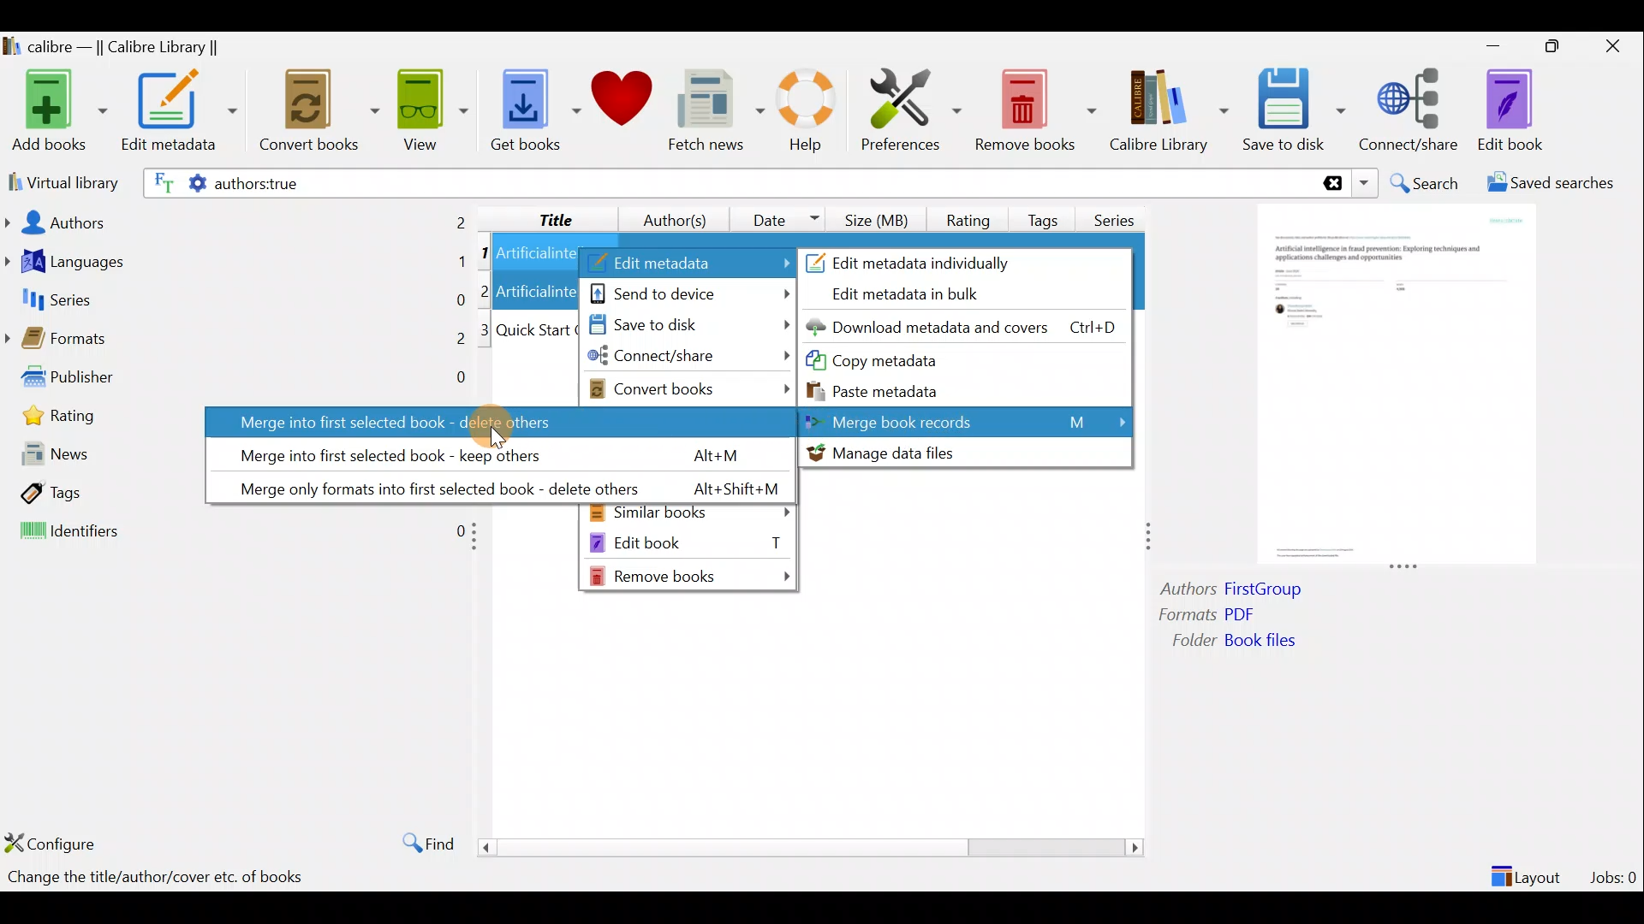 The image size is (1644, 924). What do you see at coordinates (667, 216) in the screenshot?
I see `Author(s)` at bounding box center [667, 216].